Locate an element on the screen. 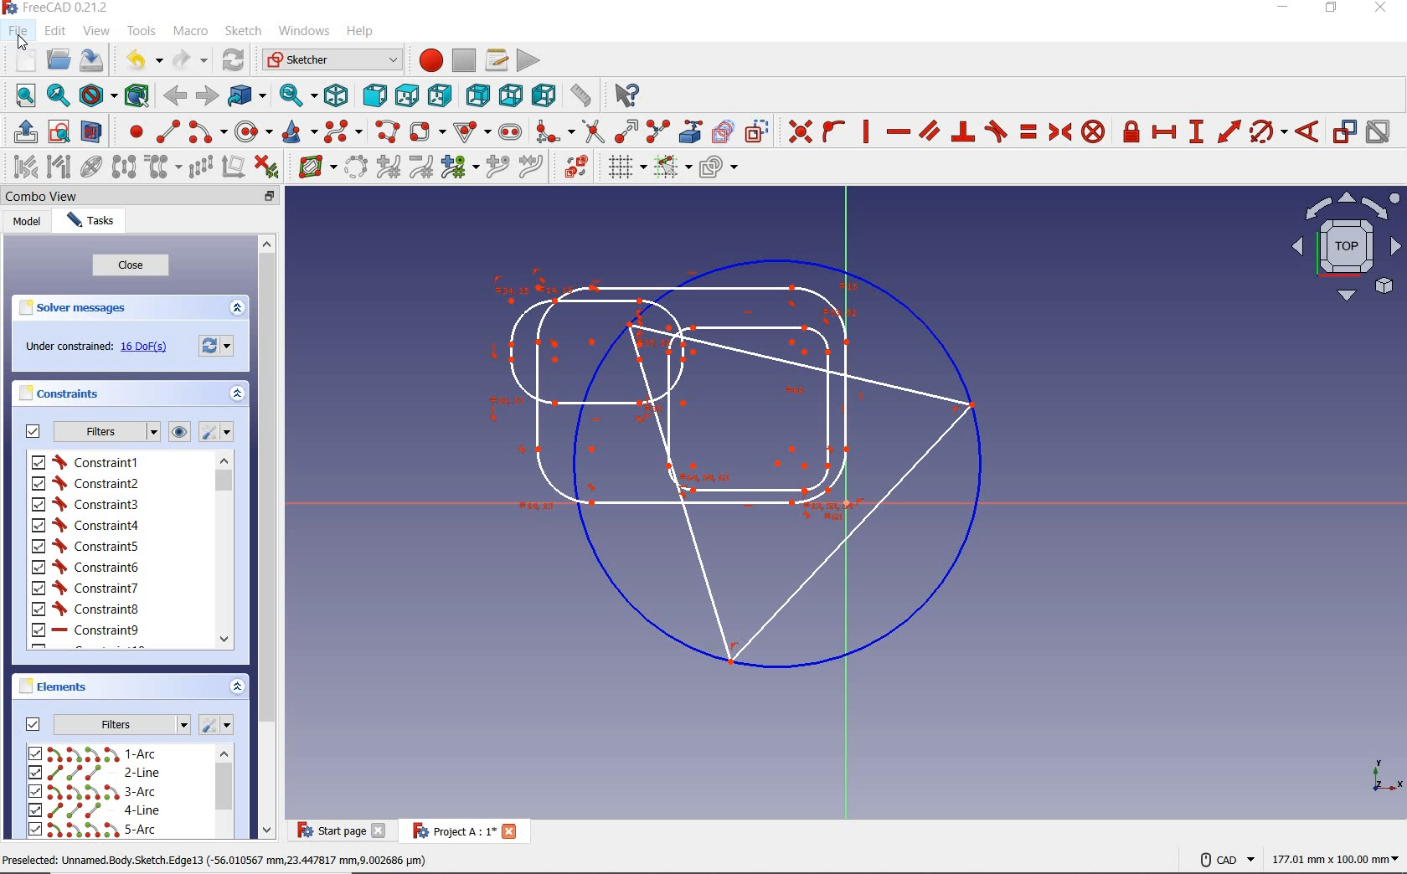  settings is located at coordinates (217, 432).